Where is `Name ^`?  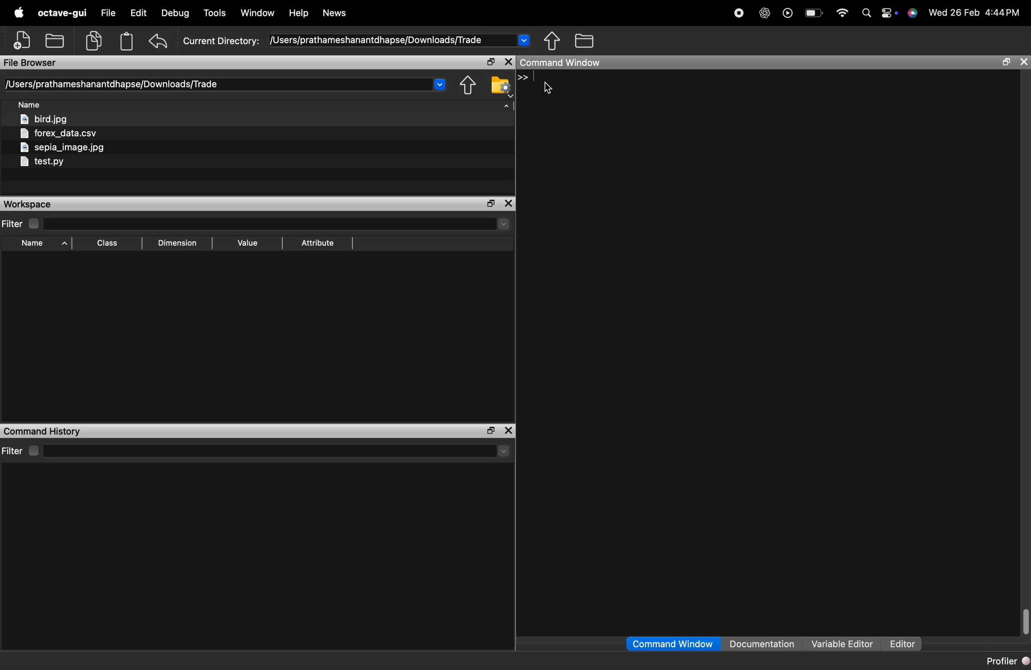
Name ^ is located at coordinates (44, 243).